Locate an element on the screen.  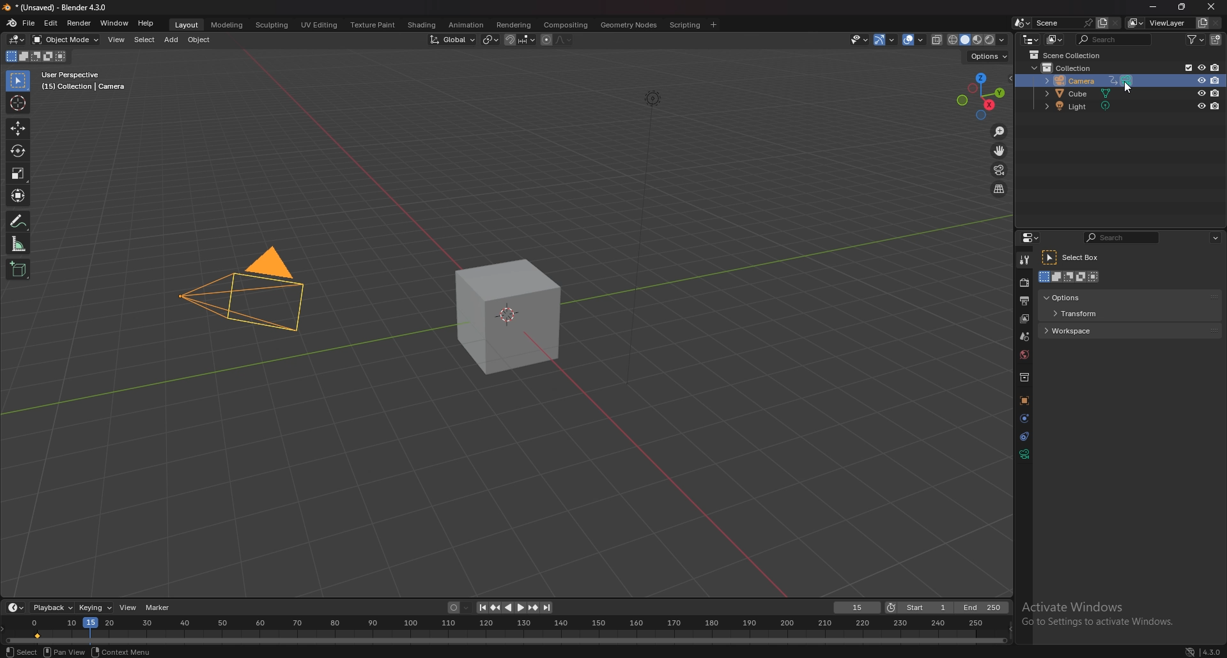
scripting is located at coordinates (684, 25).